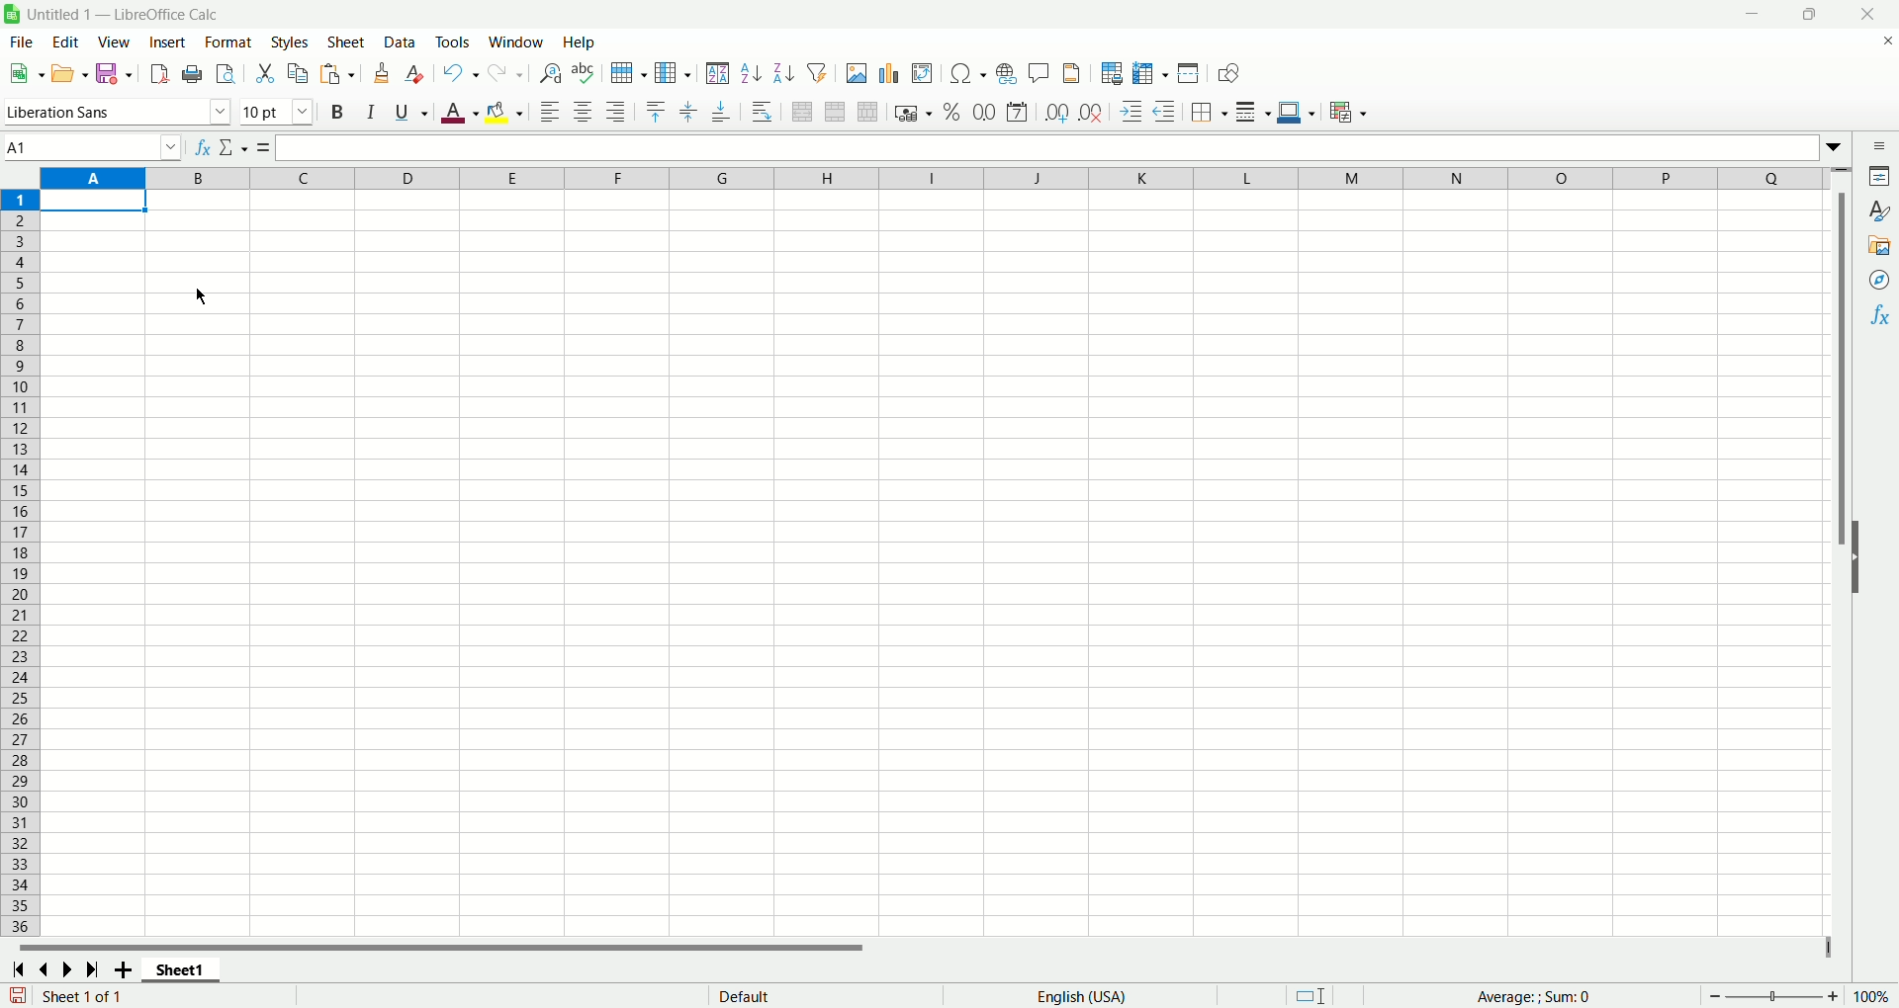 This screenshot has width=1899, height=1008. I want to click on conditional, so click(1350, 115).